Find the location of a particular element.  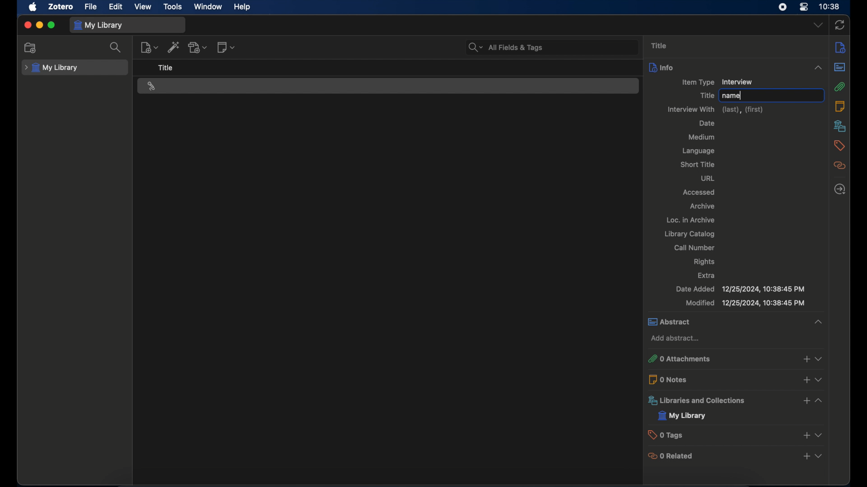

add attachment is located at coordinates (198, 48).